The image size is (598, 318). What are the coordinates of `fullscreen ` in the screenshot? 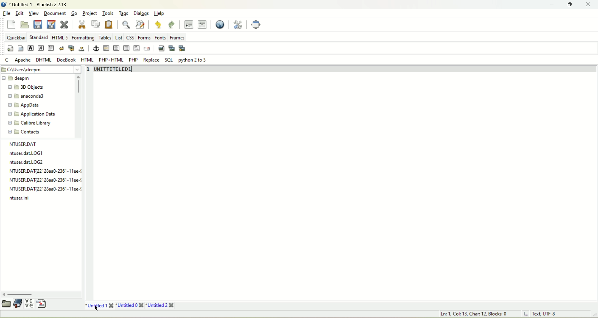 It's located at (257, 24).